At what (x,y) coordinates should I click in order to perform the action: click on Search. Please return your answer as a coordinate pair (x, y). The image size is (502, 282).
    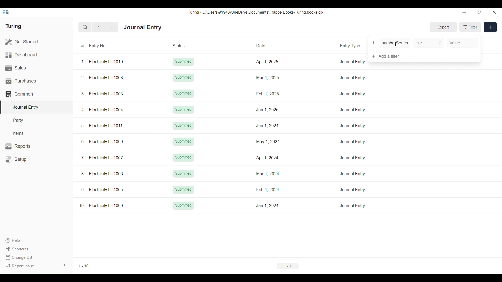
    Looking at the image, I should click on (85, 27).